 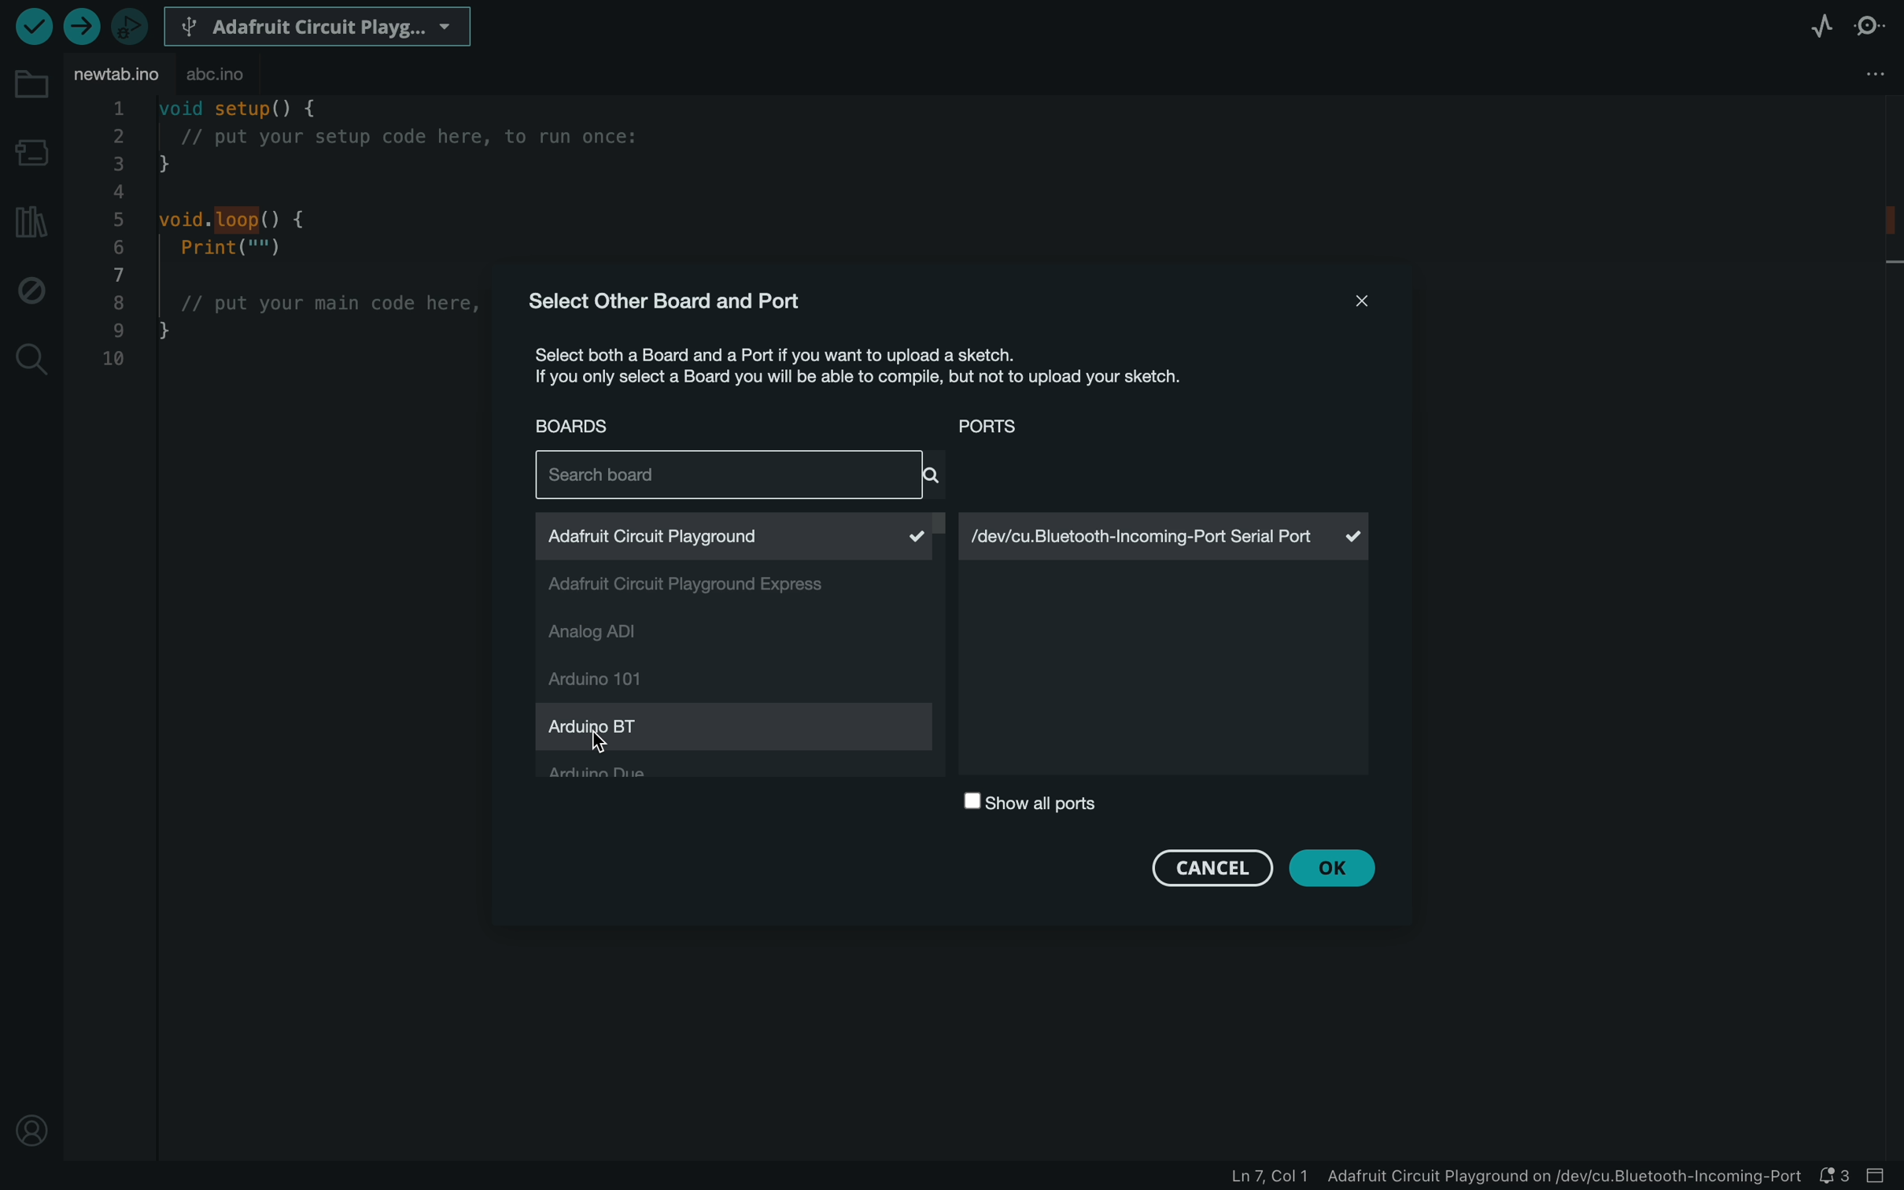 I want to click on serial port, so click(x=1168, y=537).